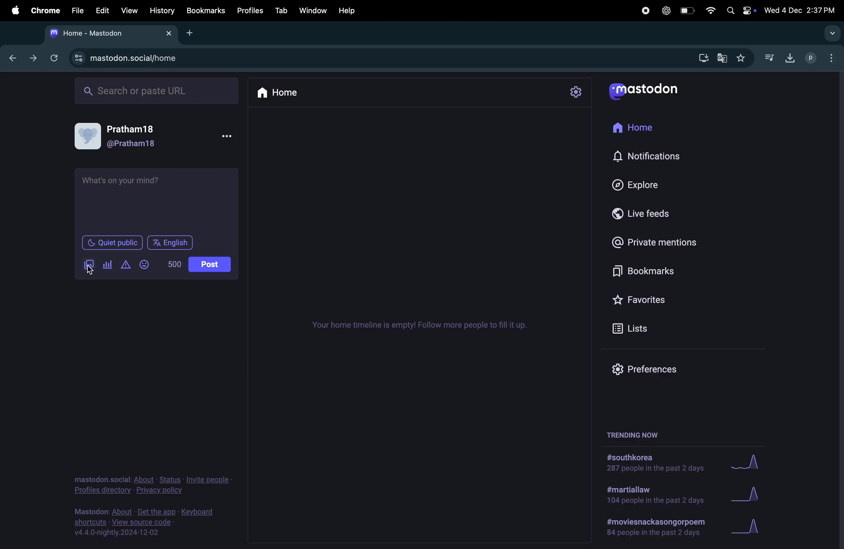  Describe the element at coordinates (12, 10) in the screenshot. I see `apple menu` at that location.